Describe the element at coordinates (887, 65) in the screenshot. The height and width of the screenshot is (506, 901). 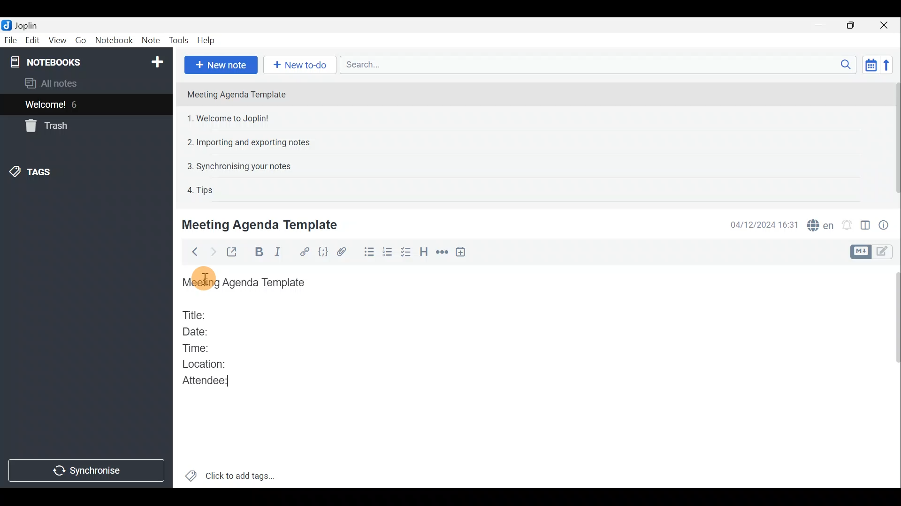
I see `Reverse sort order` at that location.